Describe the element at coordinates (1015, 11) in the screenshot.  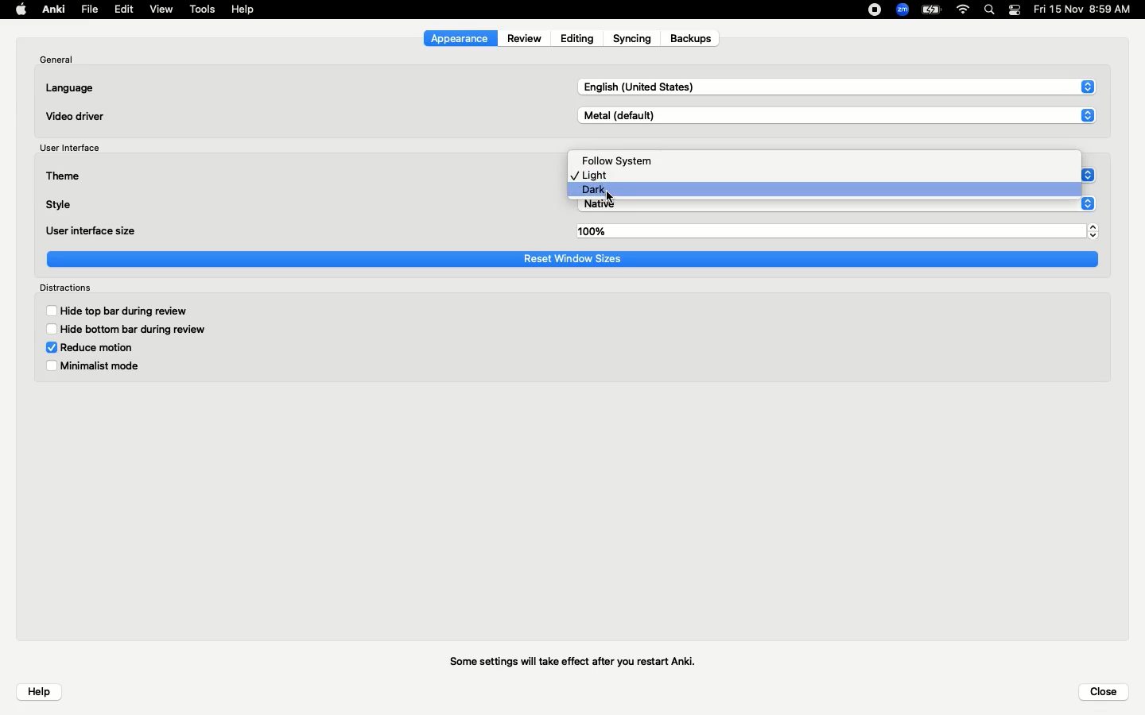
I see `Notification` at that location.